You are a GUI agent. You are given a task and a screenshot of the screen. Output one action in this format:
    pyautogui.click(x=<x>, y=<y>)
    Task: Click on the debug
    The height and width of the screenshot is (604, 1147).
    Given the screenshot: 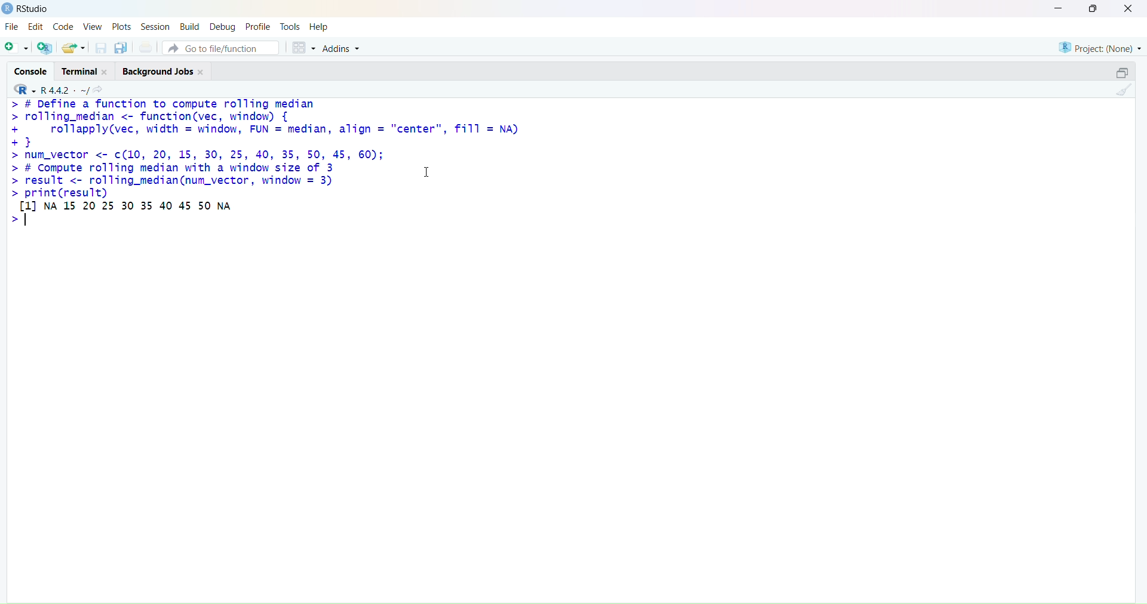 What is the action you would take?
    pyautogui.click(x=222, y=28)
    